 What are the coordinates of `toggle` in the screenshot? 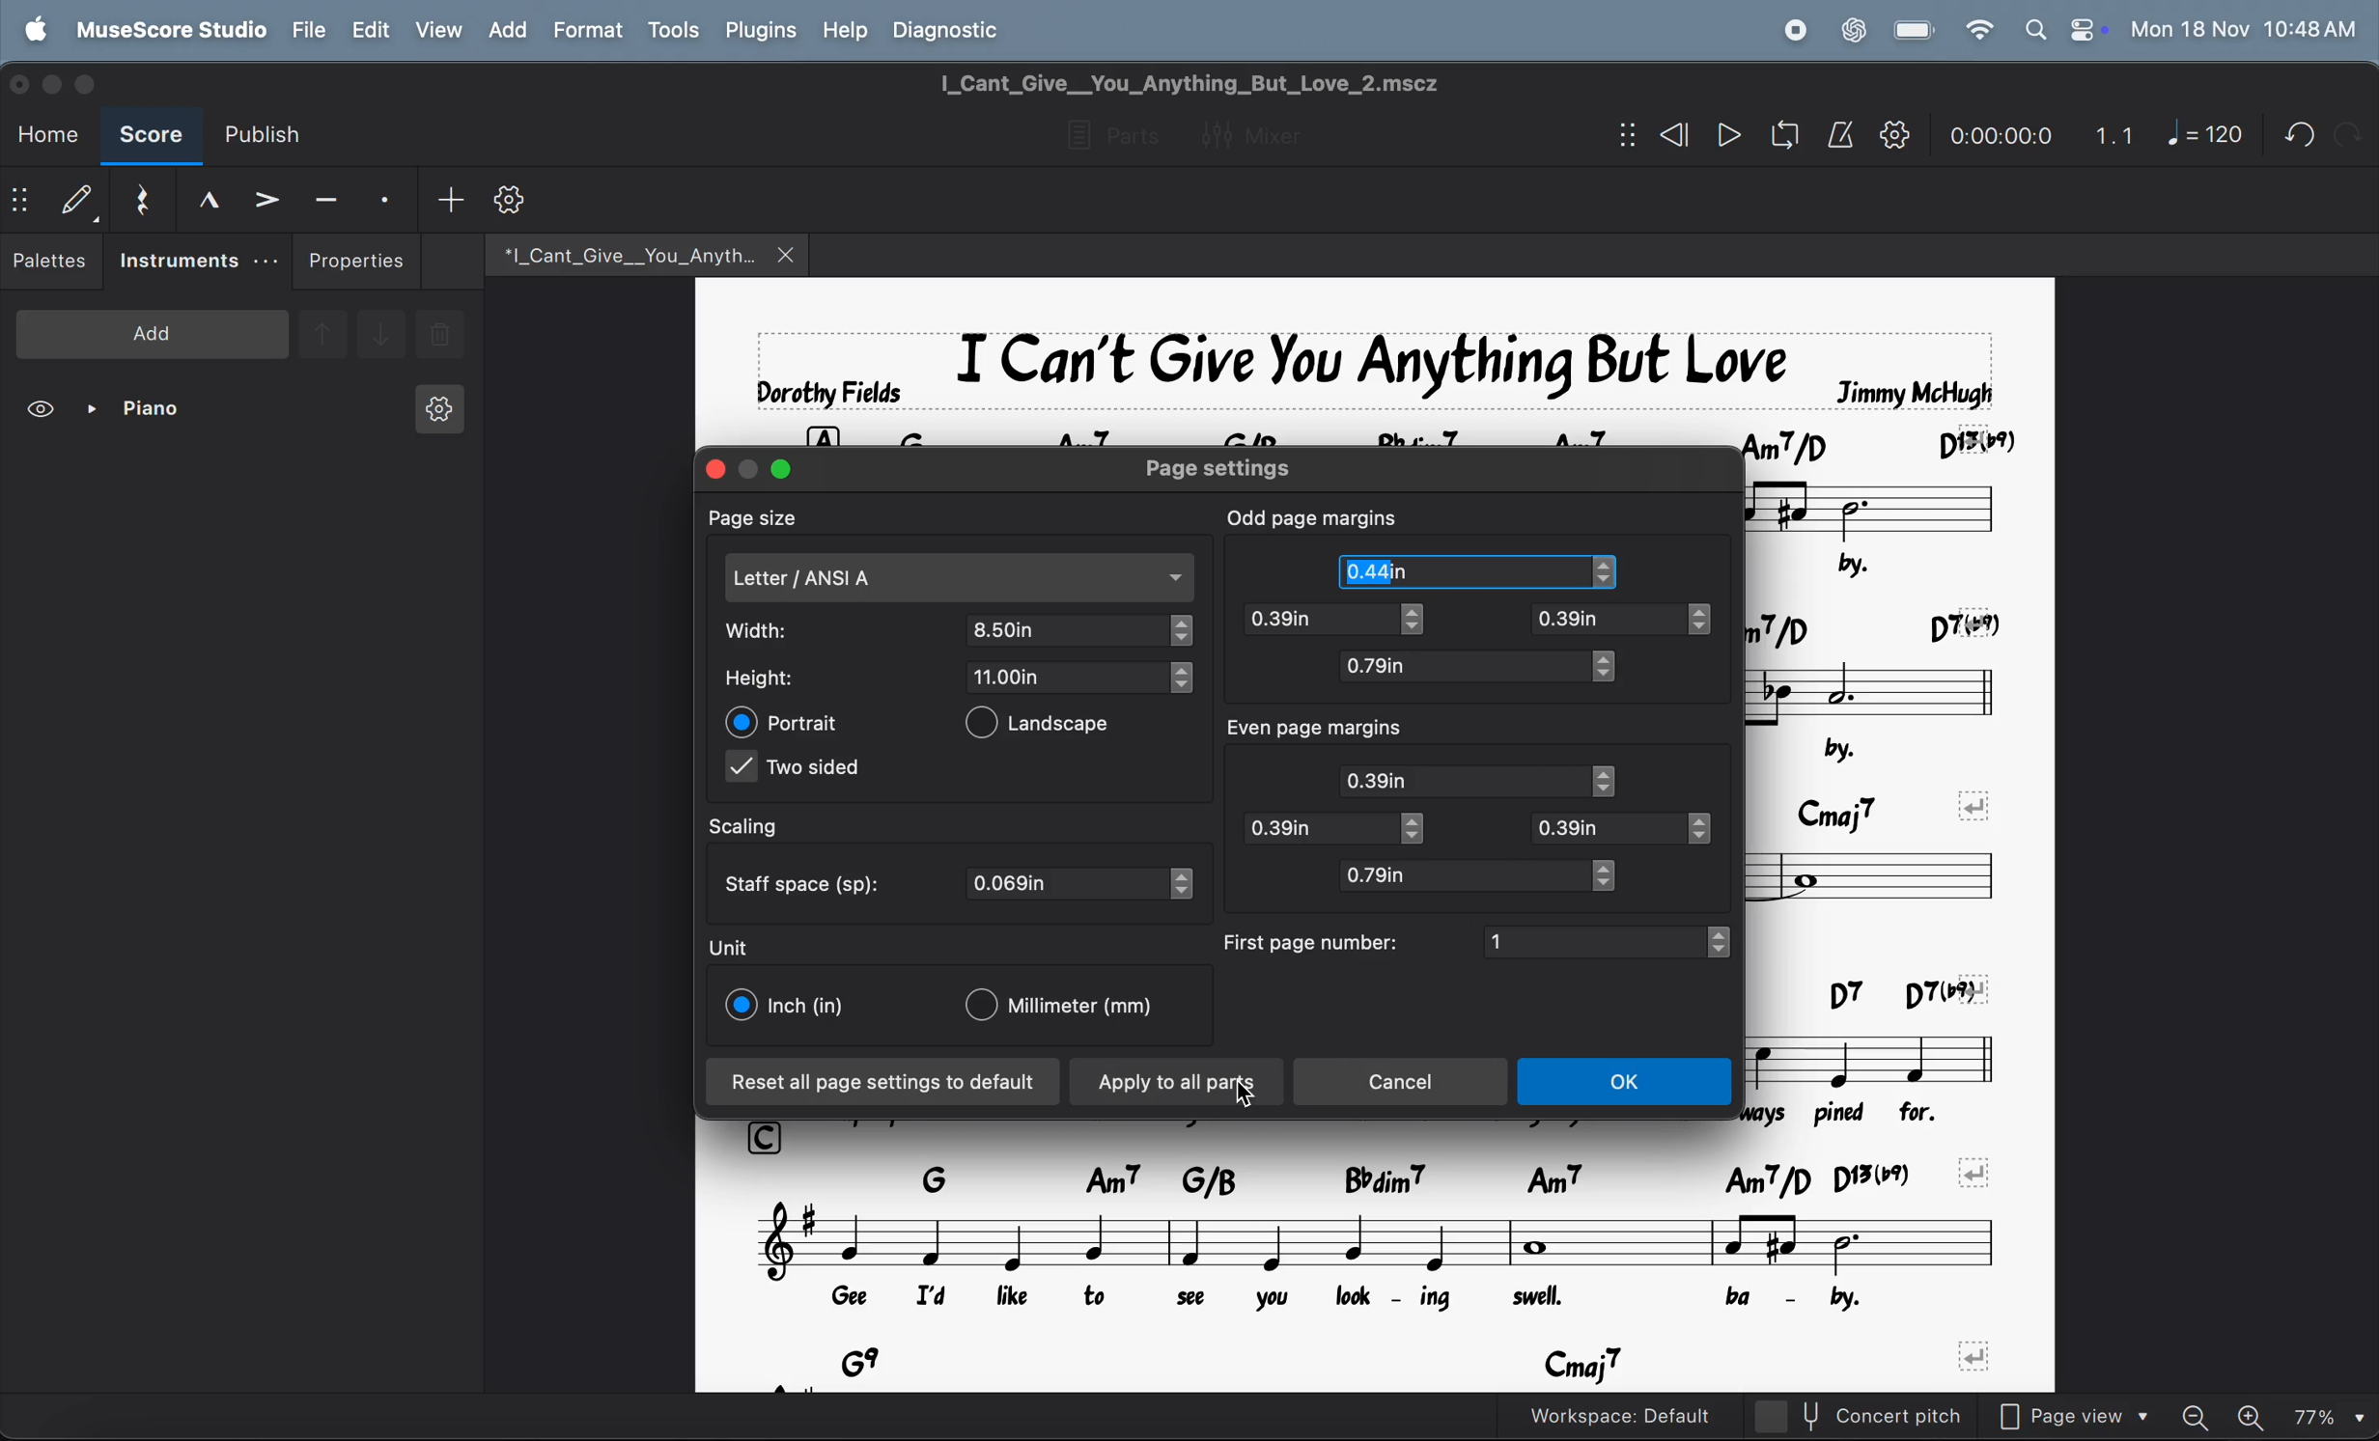 It's located at (1419, 829).